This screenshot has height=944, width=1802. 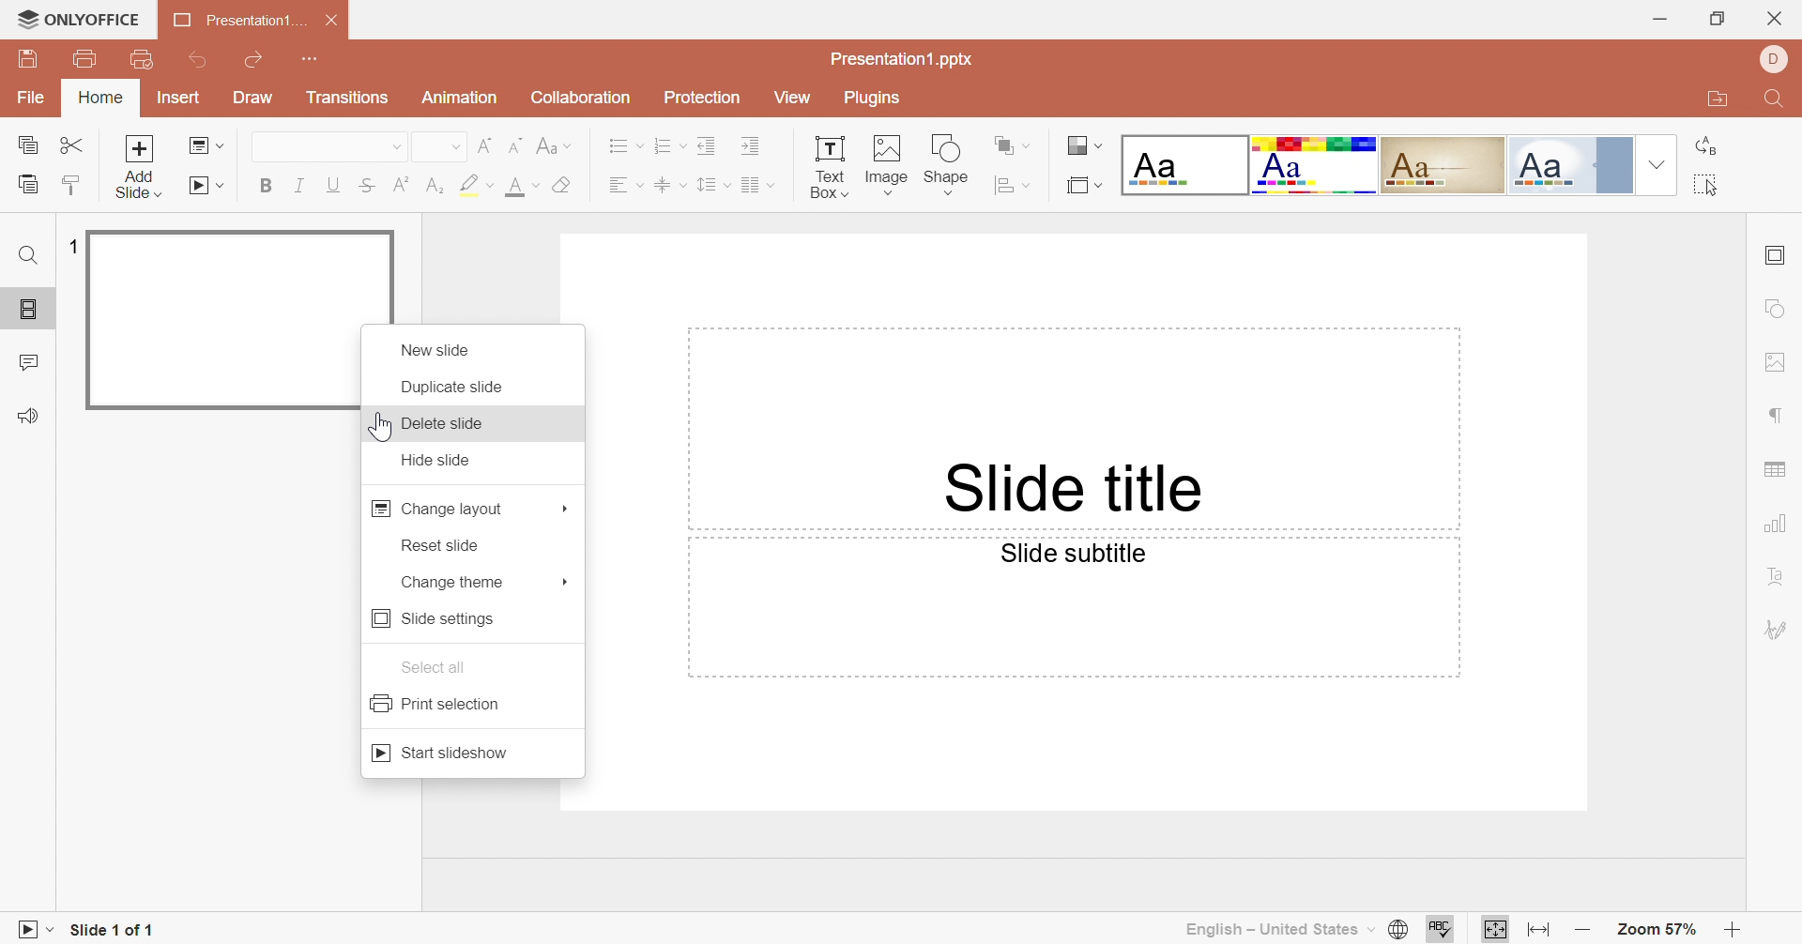 I want to click on Subscript, so click(x=436, y=185).